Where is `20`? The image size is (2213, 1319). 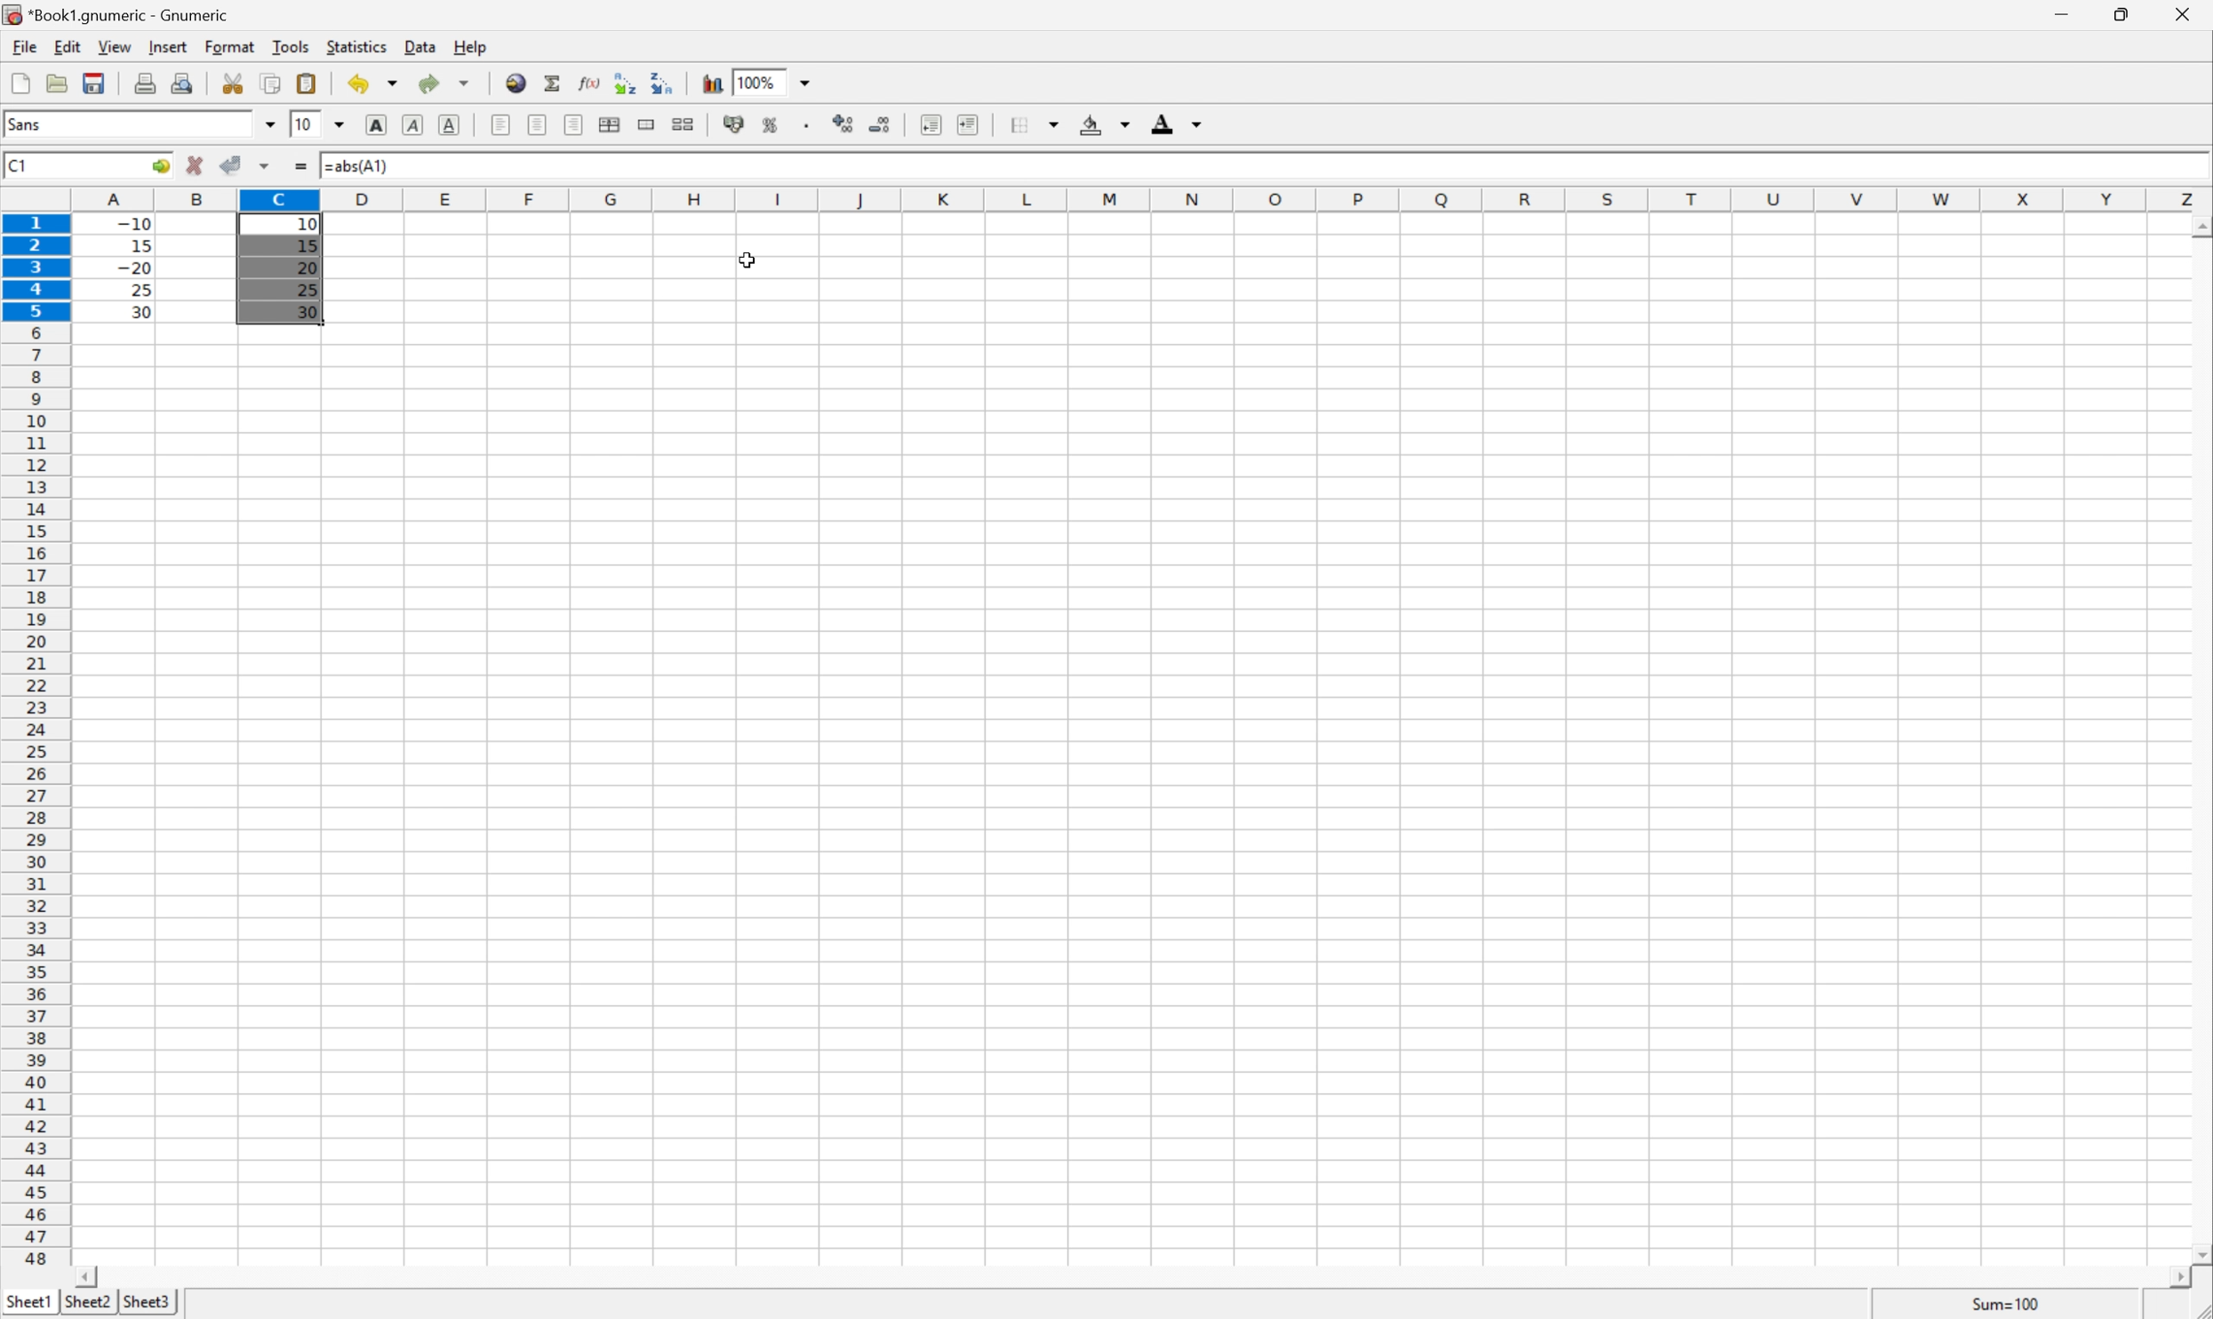
20 is located at coordinates (308, 267).